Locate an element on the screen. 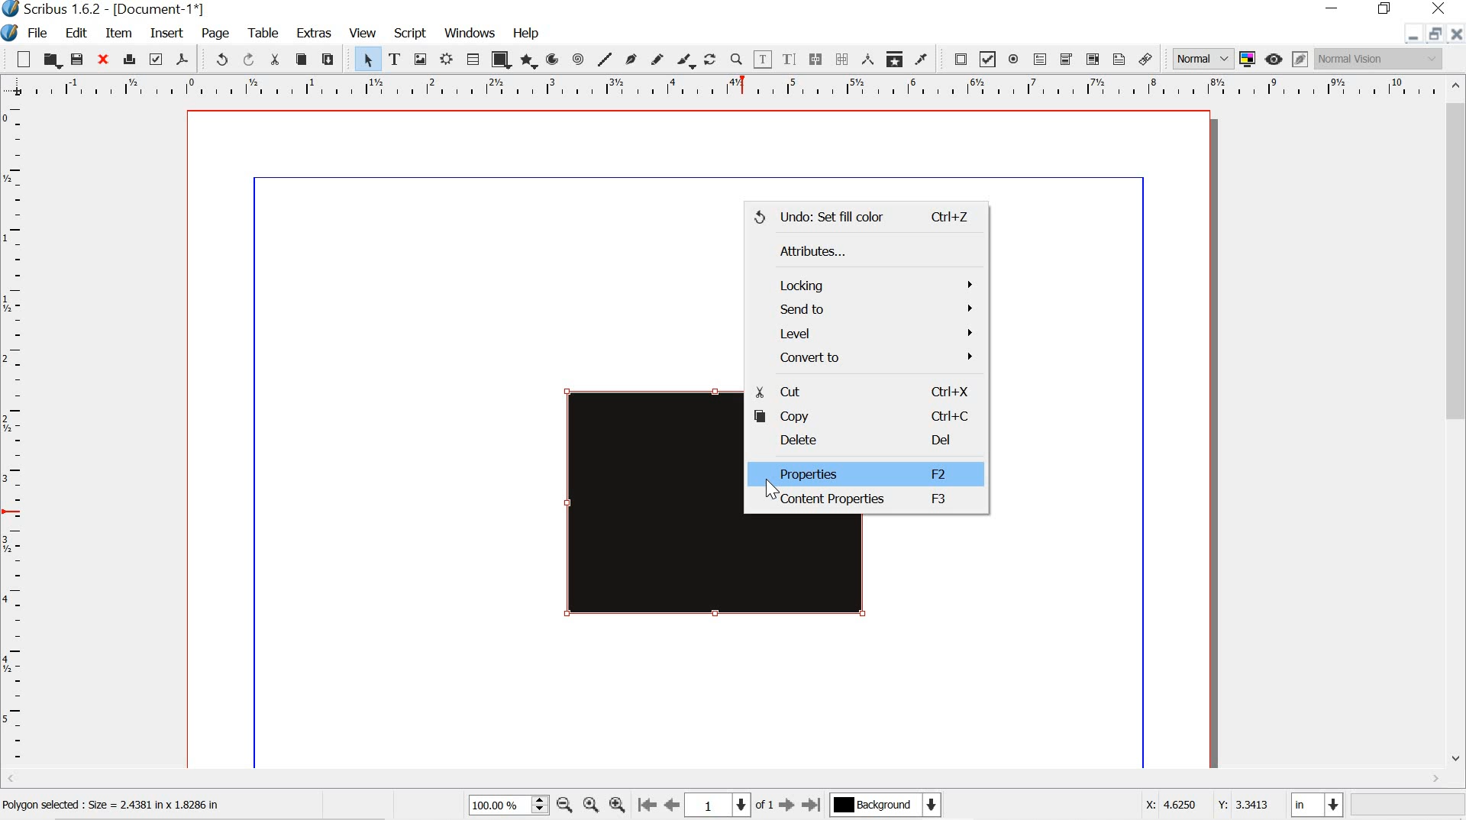 The image size is (1466, 820). go to last page is located at coordinates (811, 805).